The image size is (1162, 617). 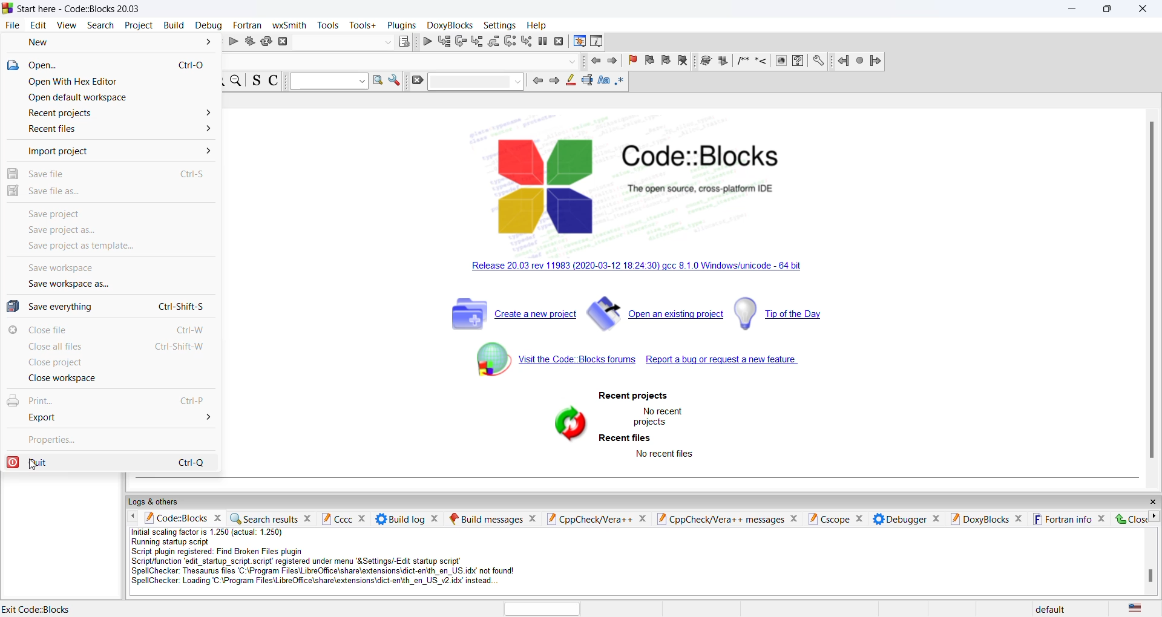 What do you see at coordinates (461, 42) in the screenshot?
I see `next line` at bounding box center [461, 42].